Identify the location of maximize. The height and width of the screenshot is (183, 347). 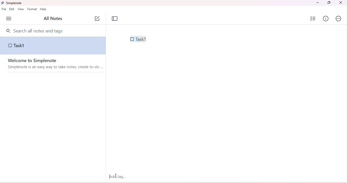
(328, 3).